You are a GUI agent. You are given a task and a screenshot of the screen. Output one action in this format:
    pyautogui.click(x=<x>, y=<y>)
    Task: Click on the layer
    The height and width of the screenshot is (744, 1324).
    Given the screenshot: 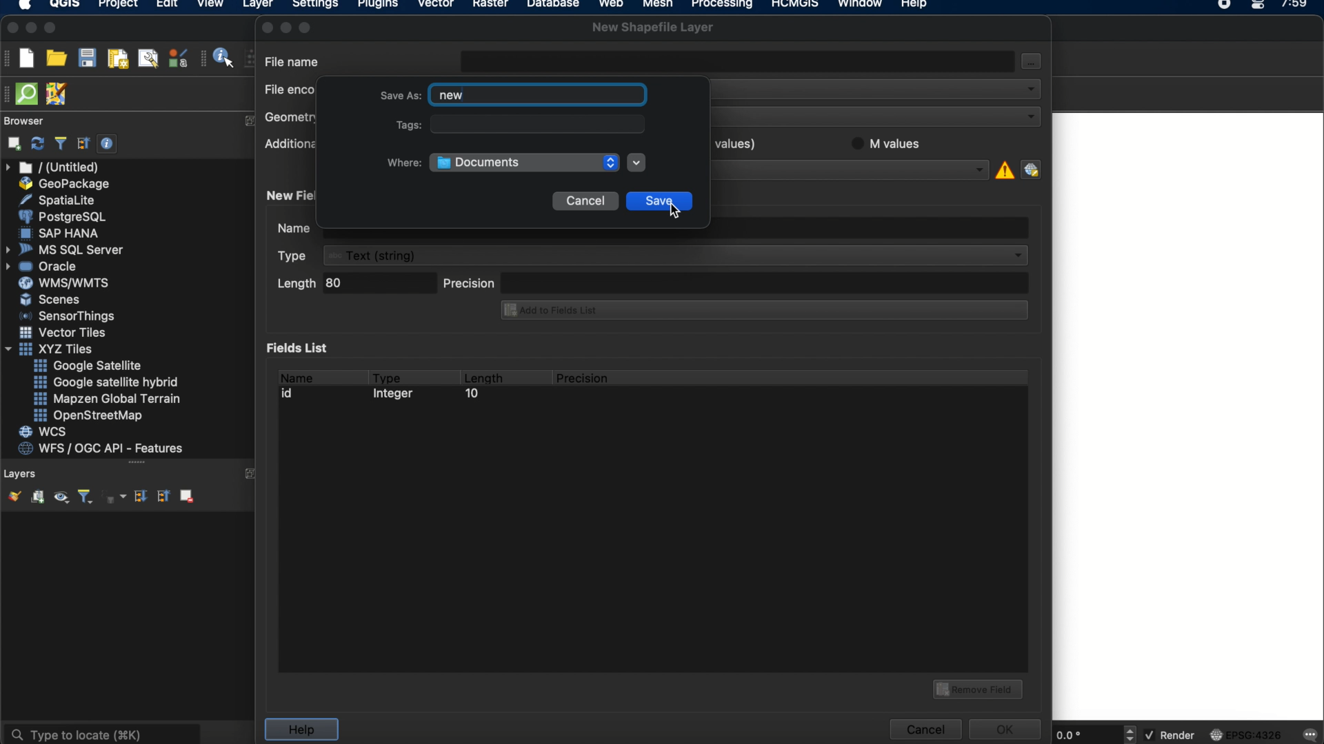 What is the action you would take?
    pyautogui.click(x=258, y=7)
    